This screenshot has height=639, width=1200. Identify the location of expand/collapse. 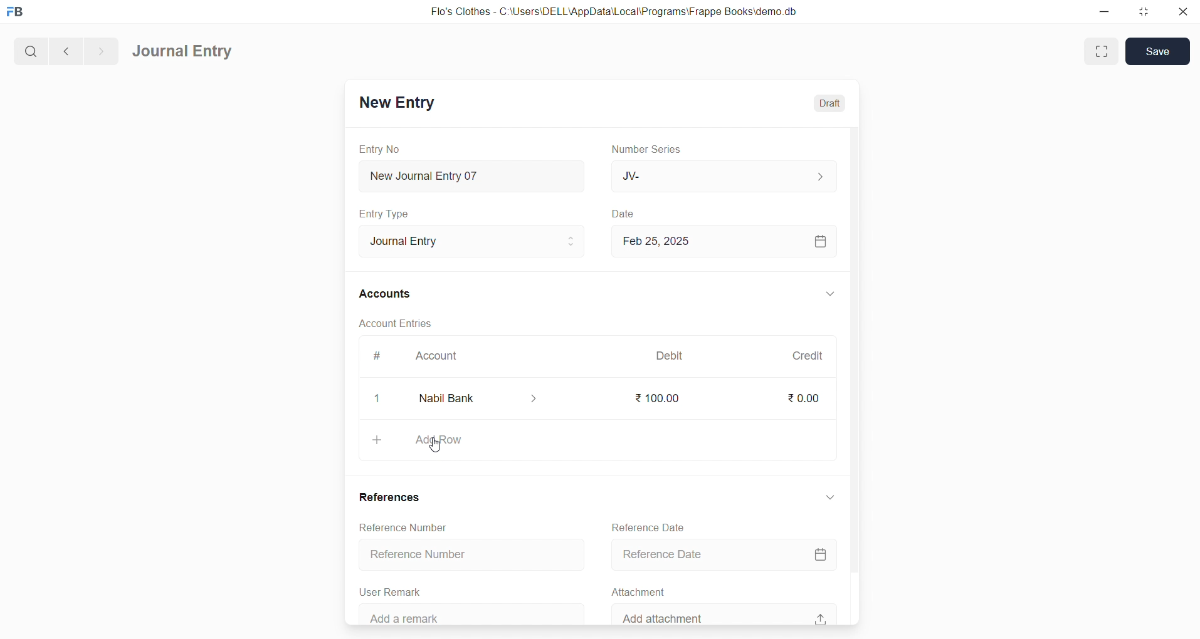
(829, 294).